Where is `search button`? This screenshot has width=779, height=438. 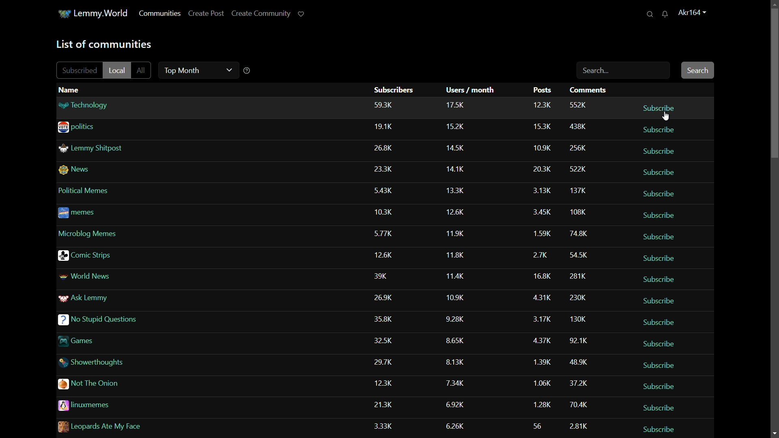 search button is located at coordinates (698, 70).